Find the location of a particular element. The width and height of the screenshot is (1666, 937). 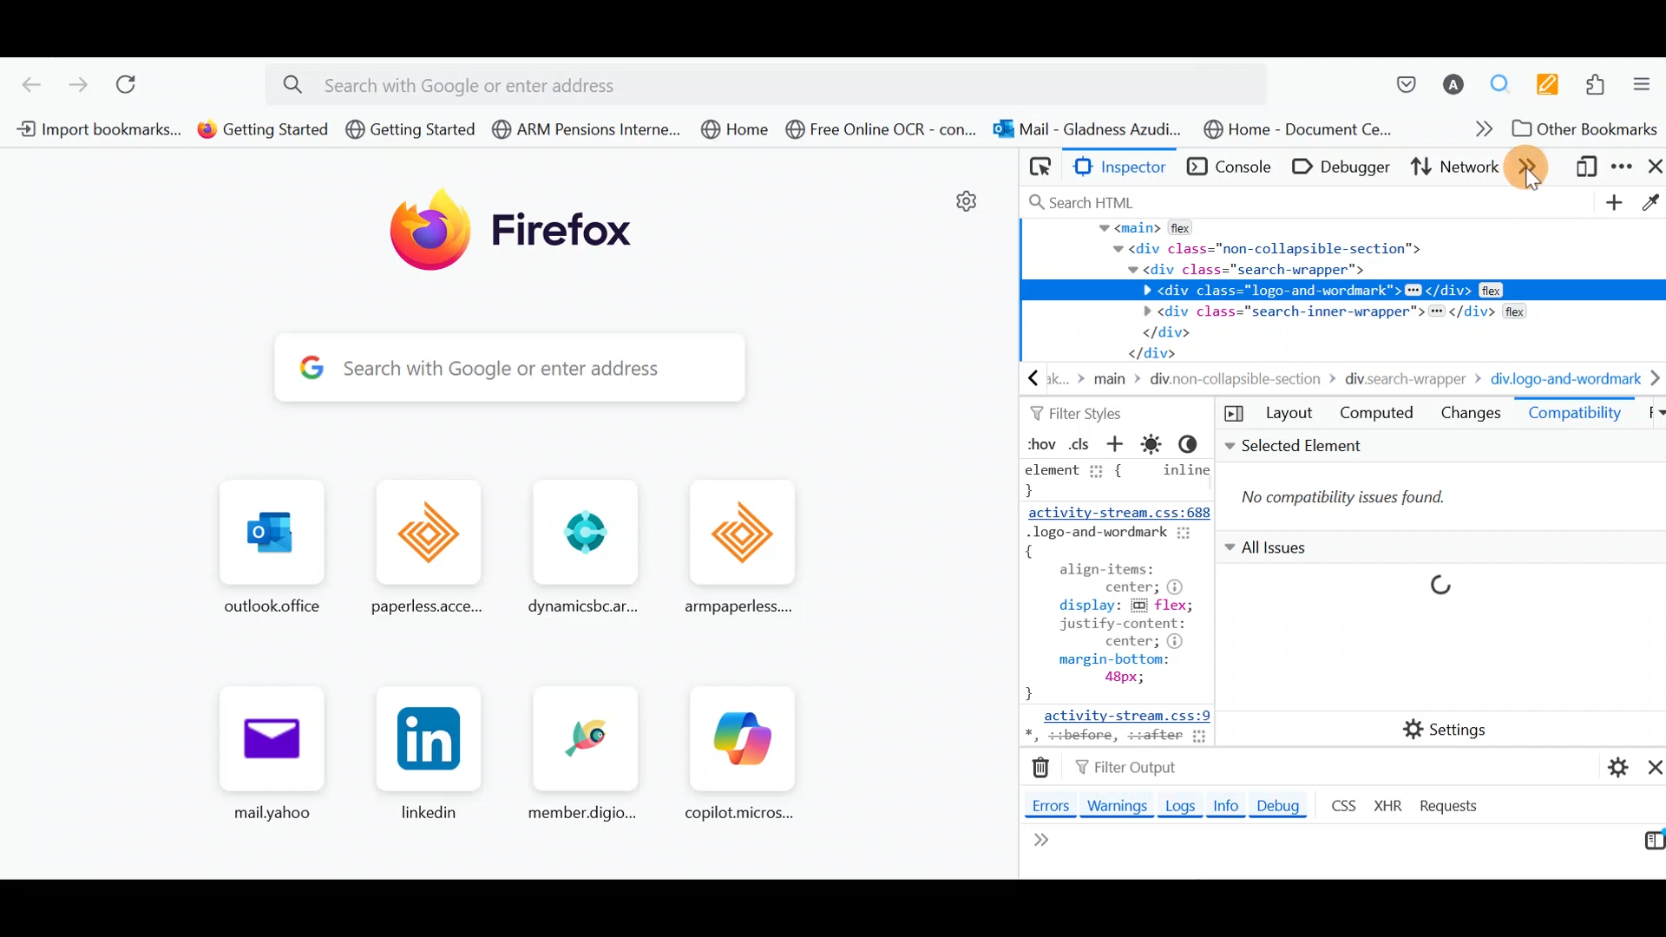

Info is located at coordinates (1225, 809).